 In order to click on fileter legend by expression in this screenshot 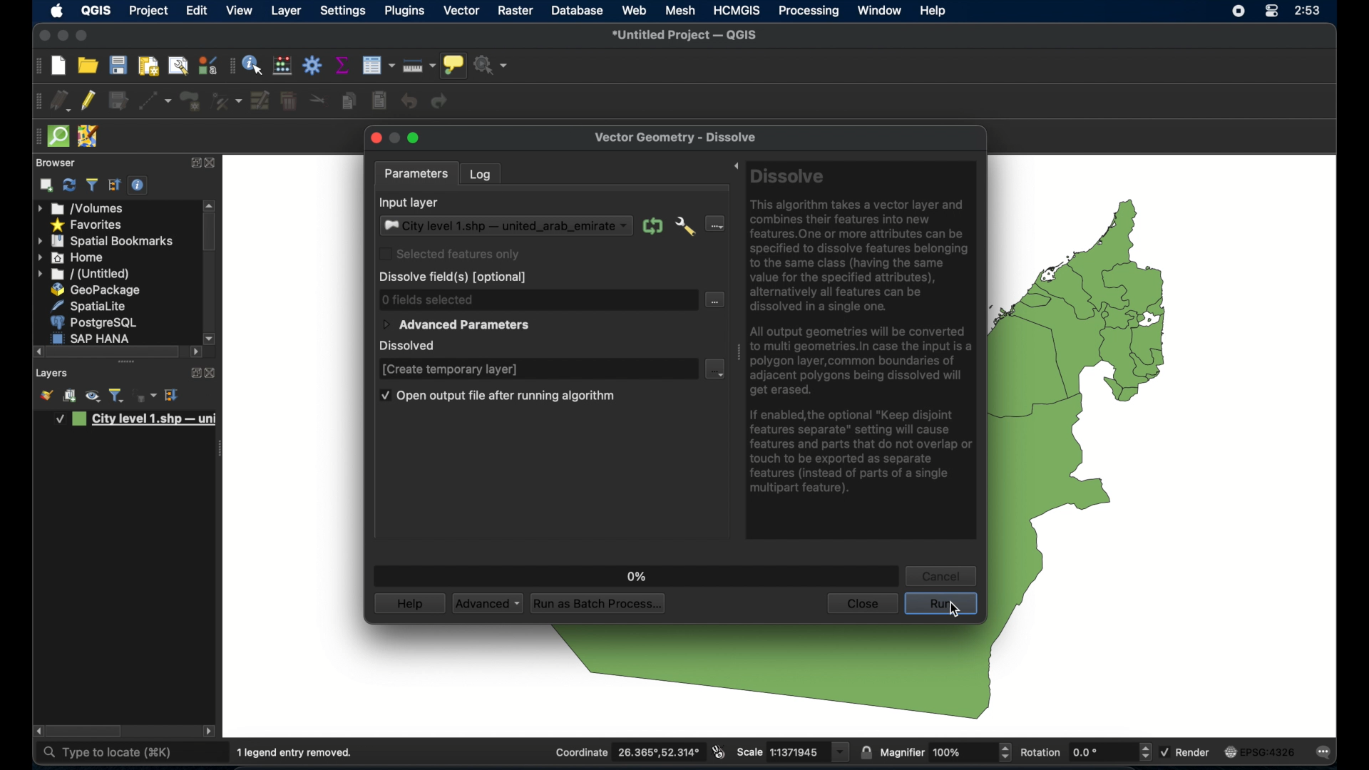, I will do `click(145, 396)`.